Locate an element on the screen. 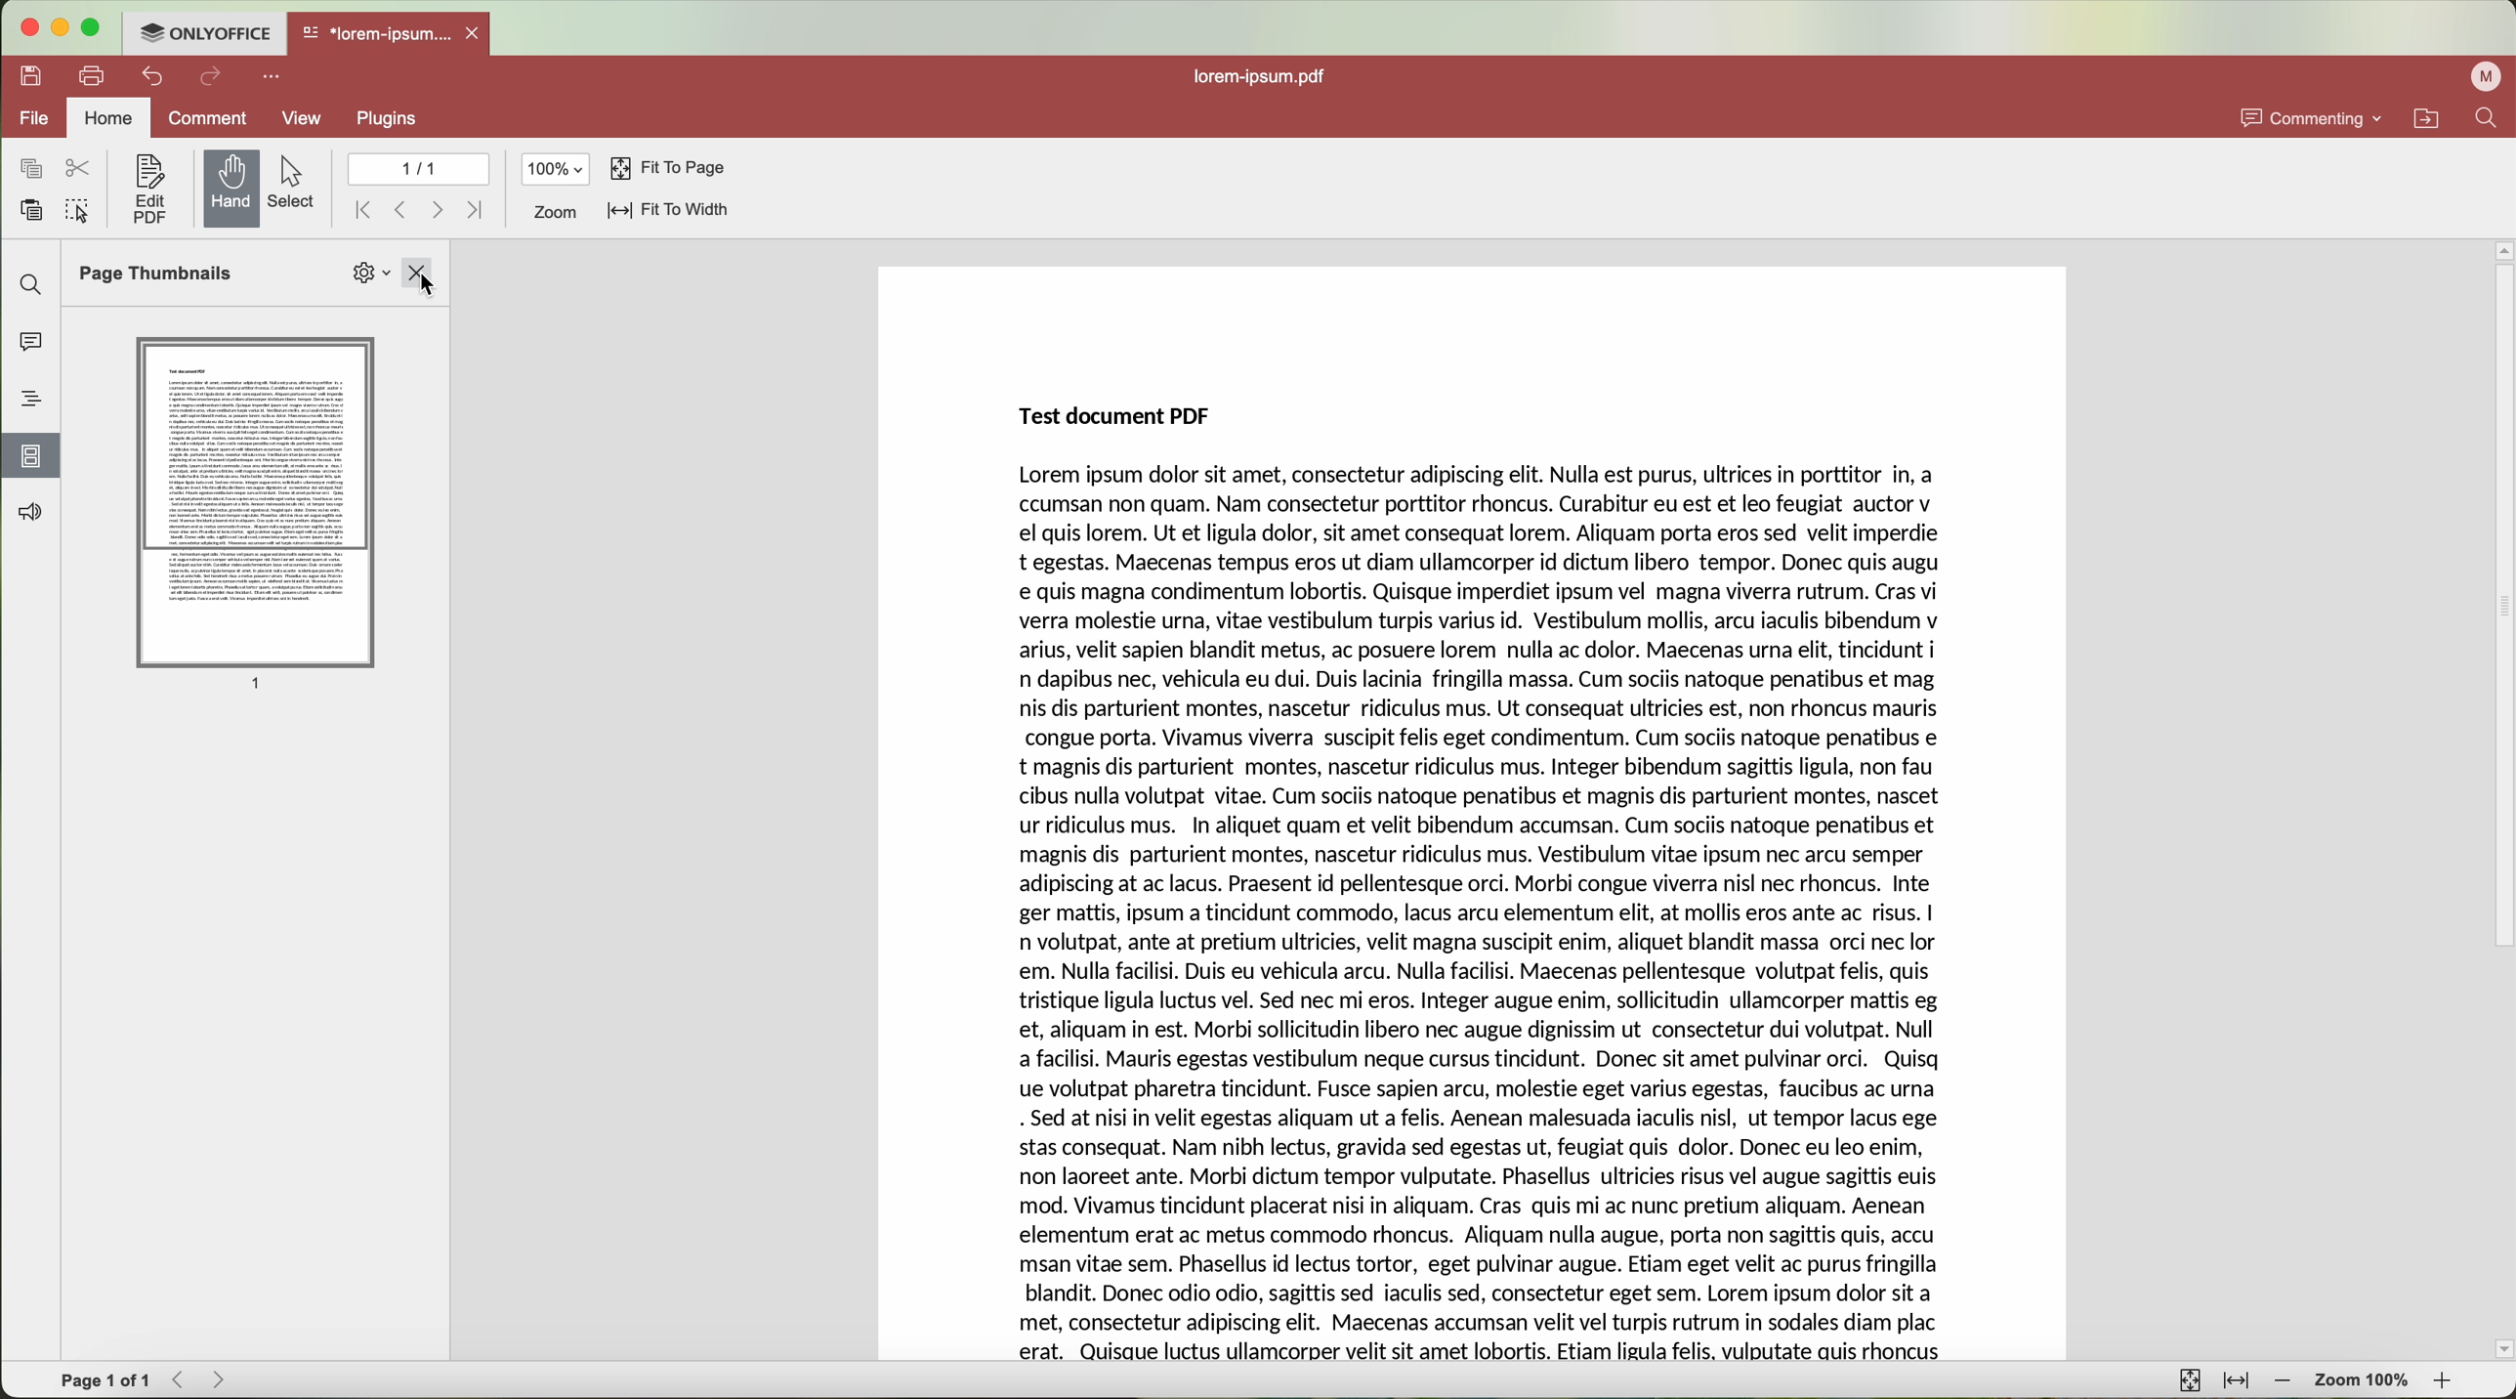  fit to width is located at coordinates (2239, 1382).